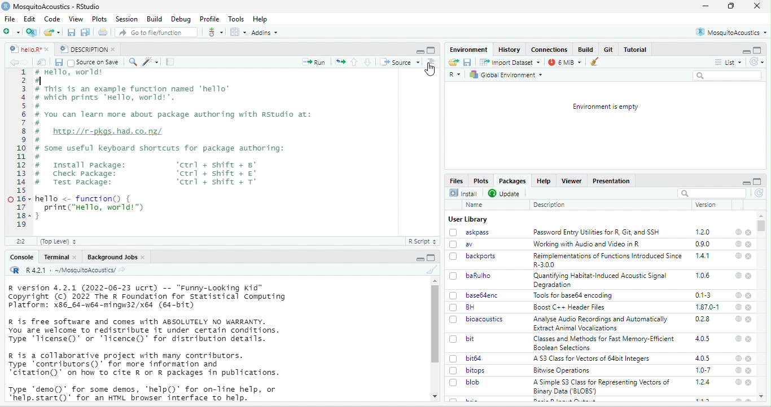 Image resolution: width=771 pixels, height=407 pixels. Describe the element at coordinates (601, 324) in the screenshot. I see `Analyse Audio Recordings and Automatically Extract Animal Vocalizations` at that location.